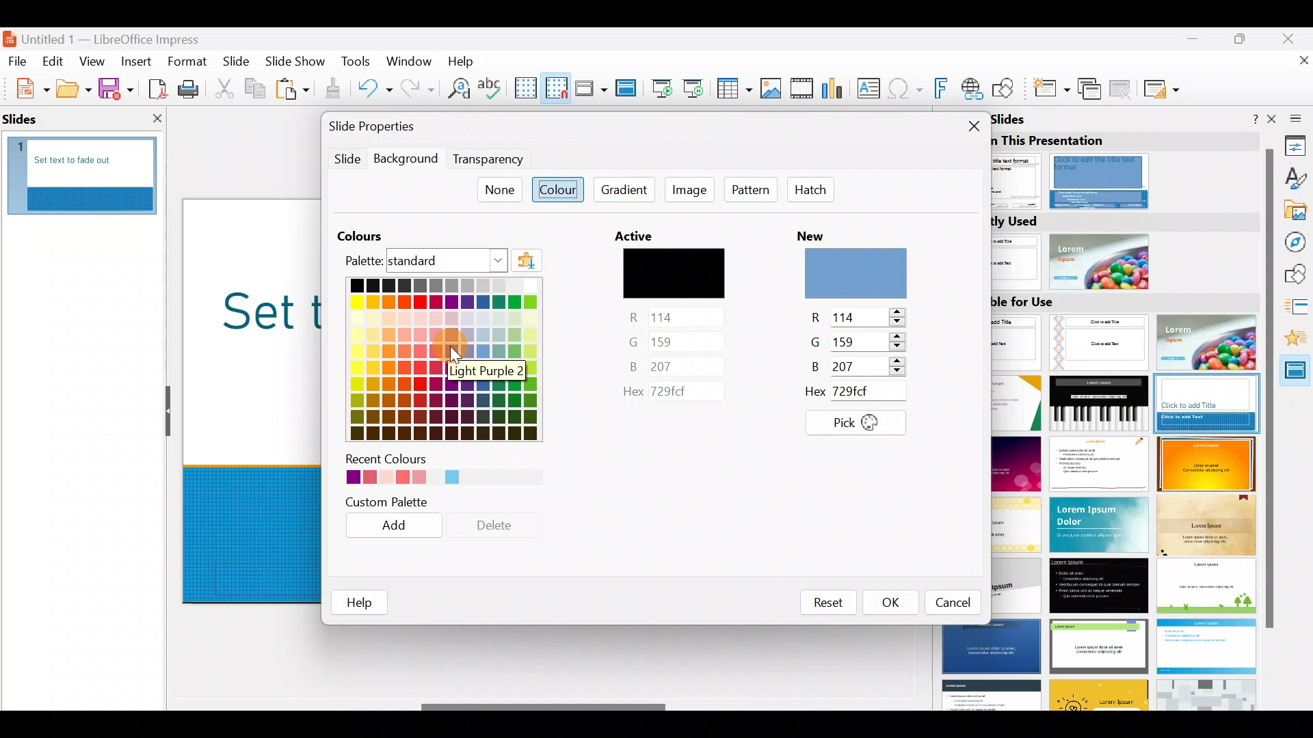 The height and width of the screenshot is (738, 1313). What do you see at coordinates (811, 191) in the screenshot?
I see `Hatch` at bounding box center [811, 191].